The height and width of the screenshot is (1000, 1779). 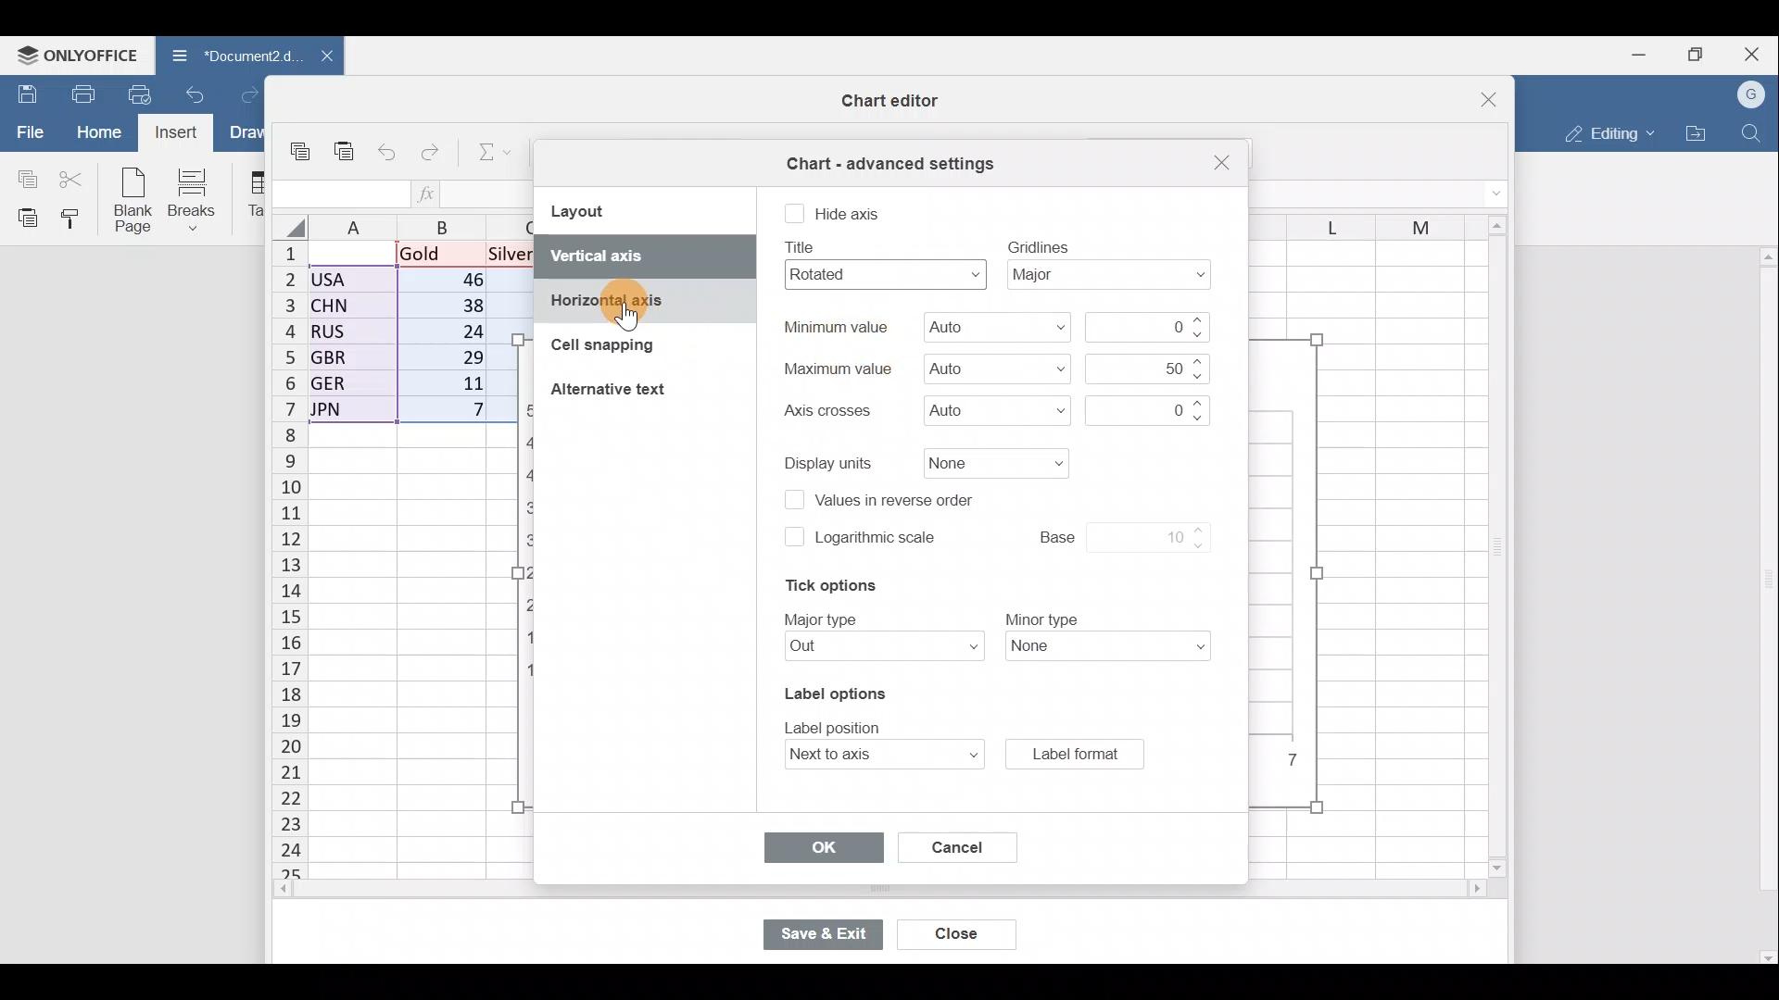 What do you see at coordinates (955, 935) in the screenshot?
I see `Close` at bounding box center [955, 935].